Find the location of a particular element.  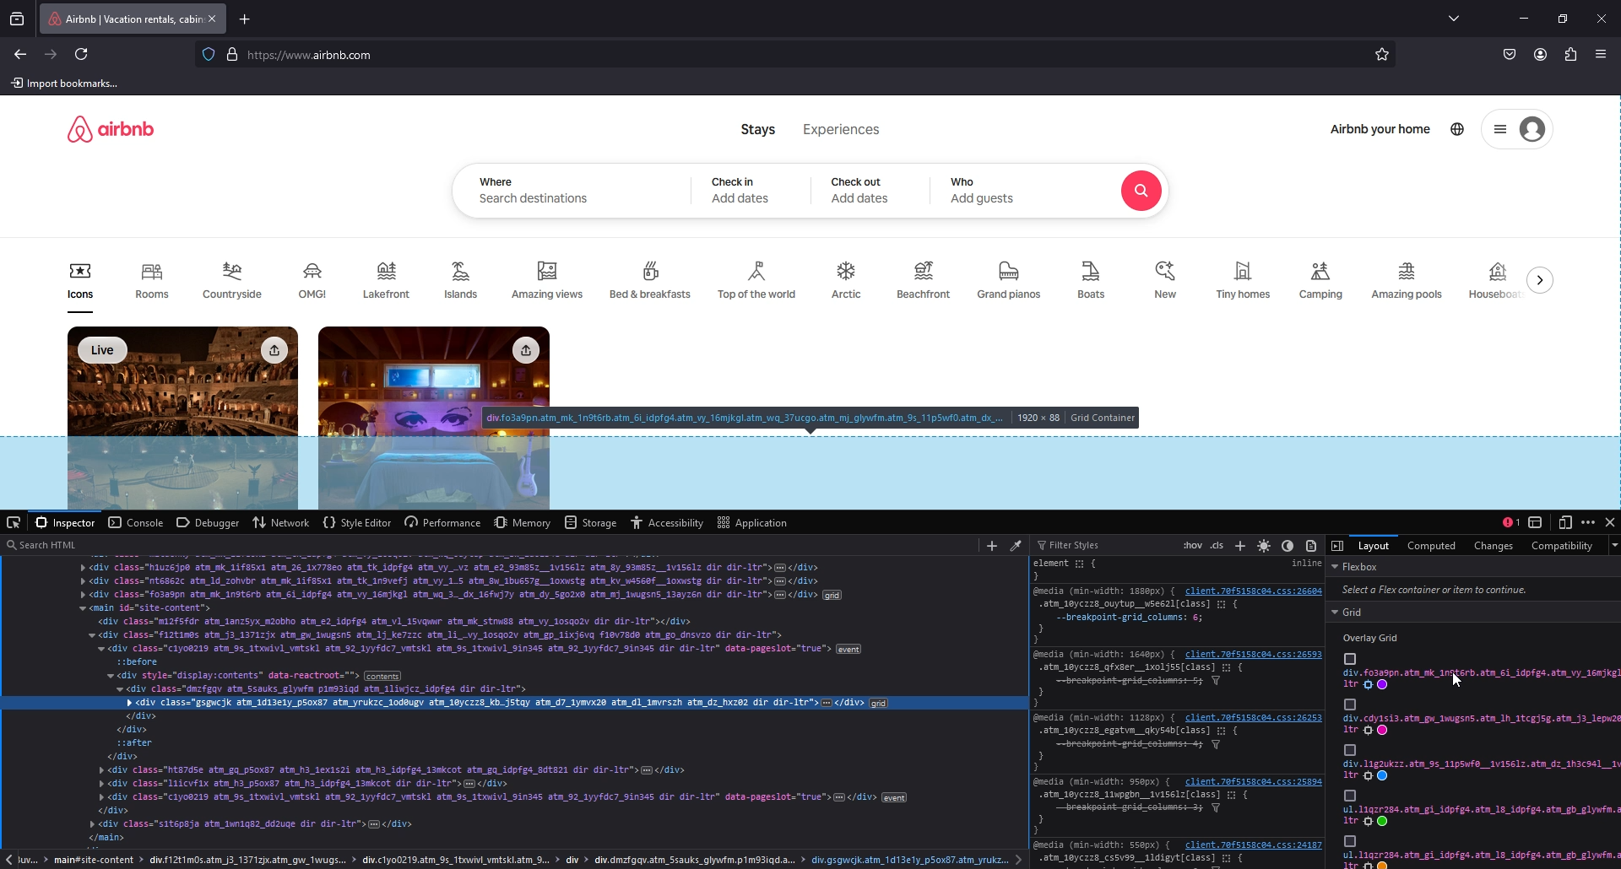

extension is located at coordinates (1570, 56).